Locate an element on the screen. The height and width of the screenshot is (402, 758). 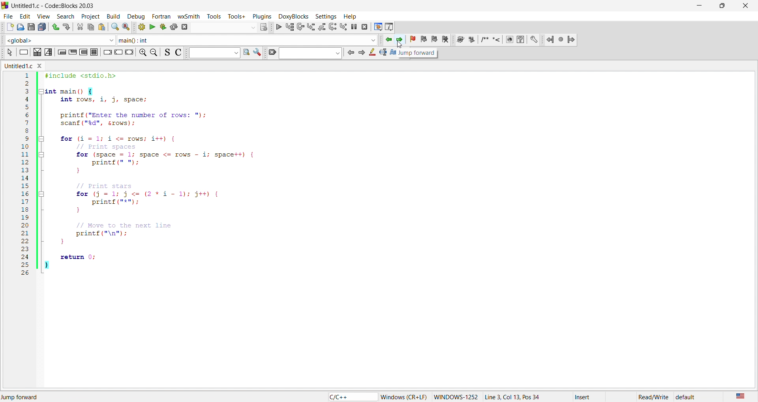
settings is located at coordinates (258, 52).